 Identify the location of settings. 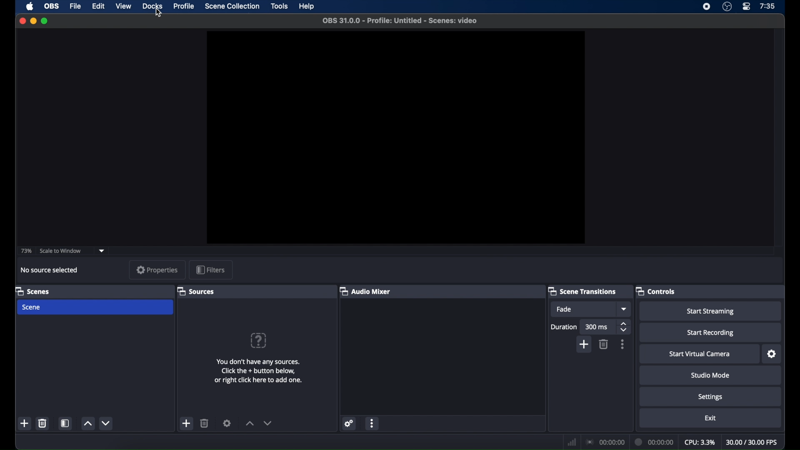
(771, 354).